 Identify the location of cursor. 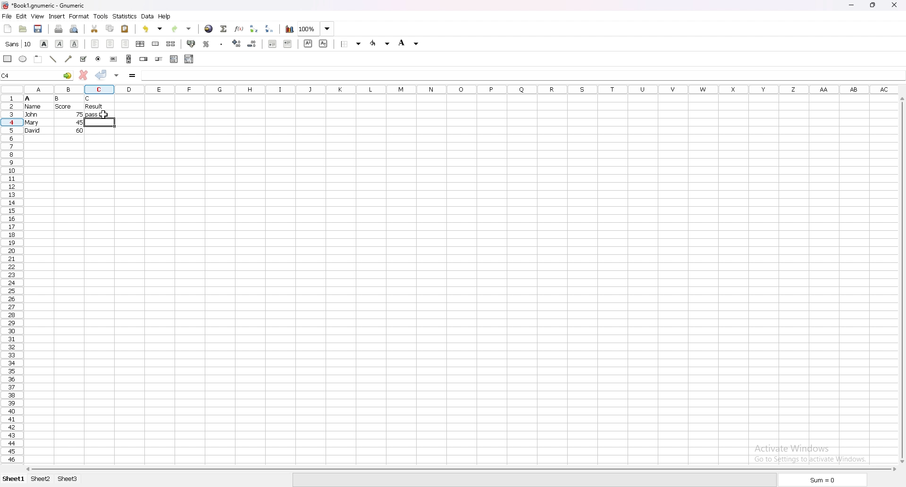
(104, 116).